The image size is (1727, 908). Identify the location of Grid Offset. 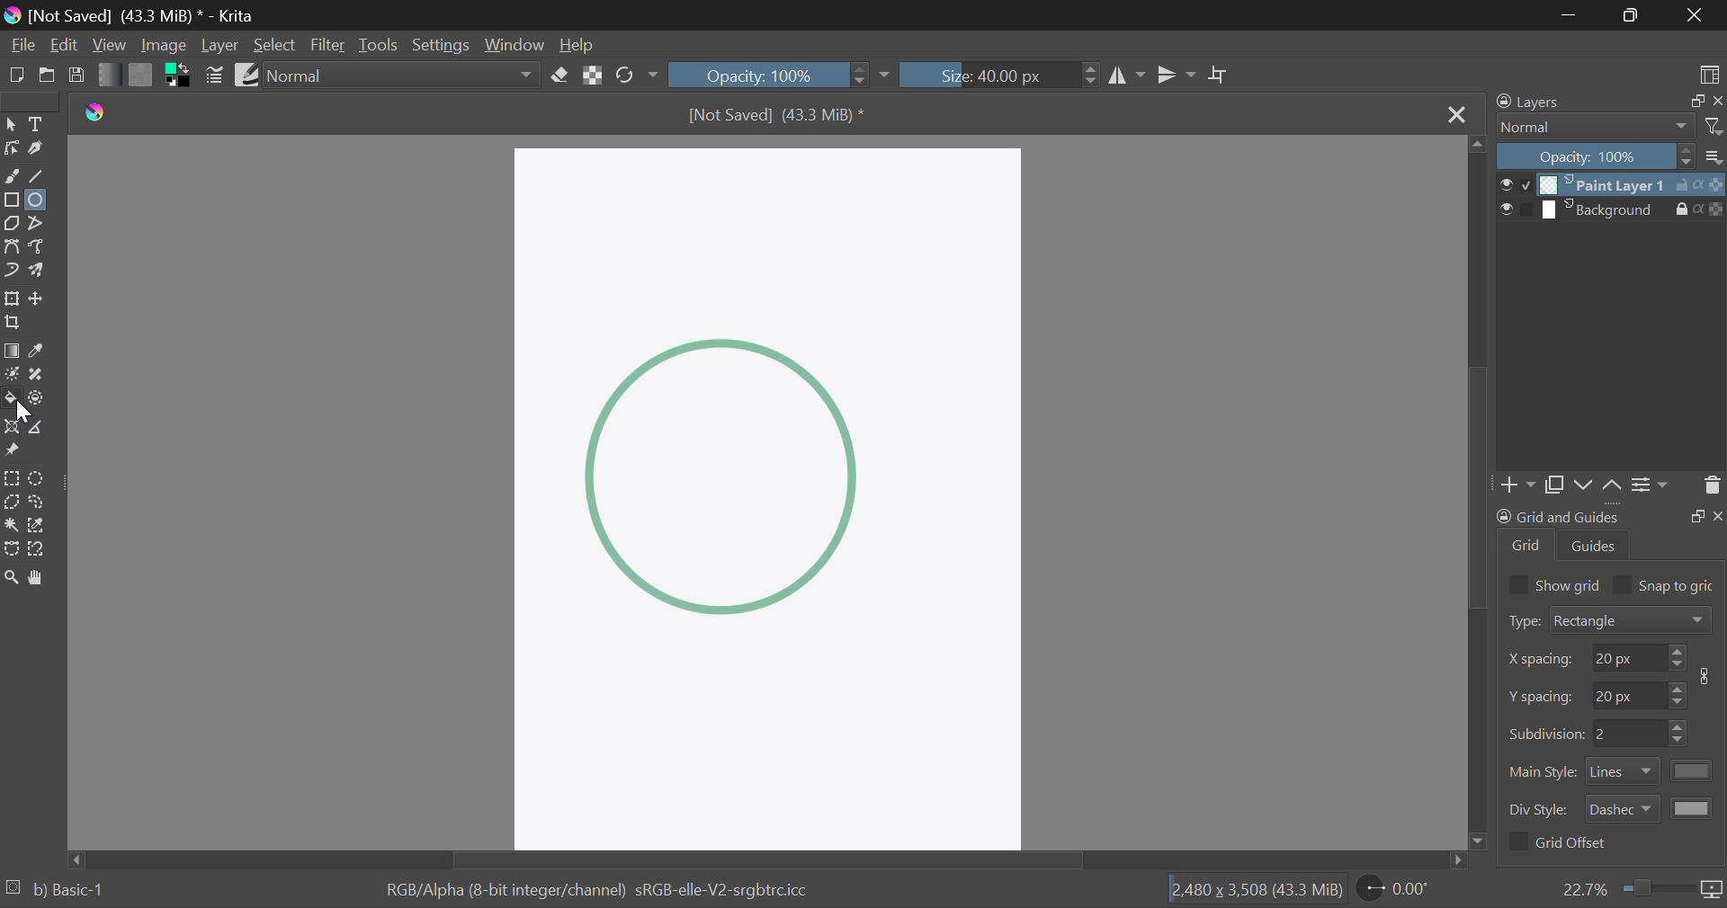
(1561, 844).